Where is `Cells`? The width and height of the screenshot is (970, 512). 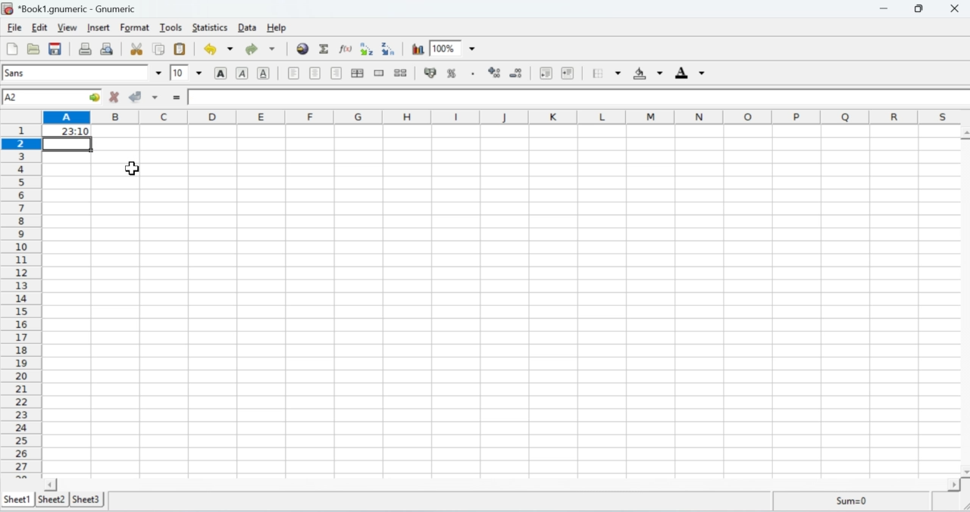 Cells is located at coordinates (521, 301).